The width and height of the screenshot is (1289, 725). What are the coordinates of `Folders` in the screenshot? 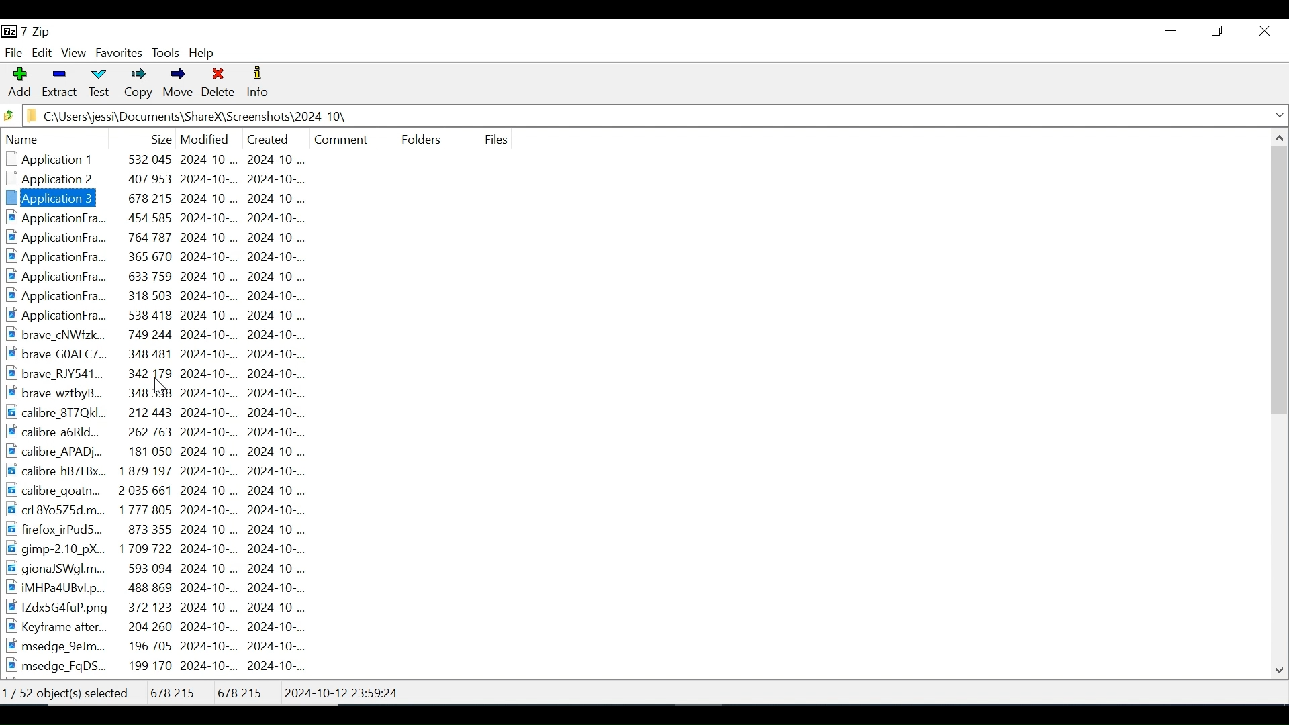 It's located at (417, 138).